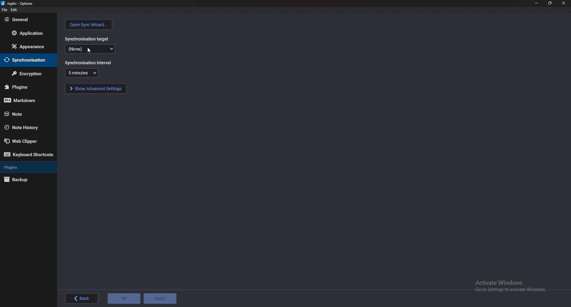 The height and width of the screenshot is (307, 571). I want to click on Appearance, so click(26, 46).